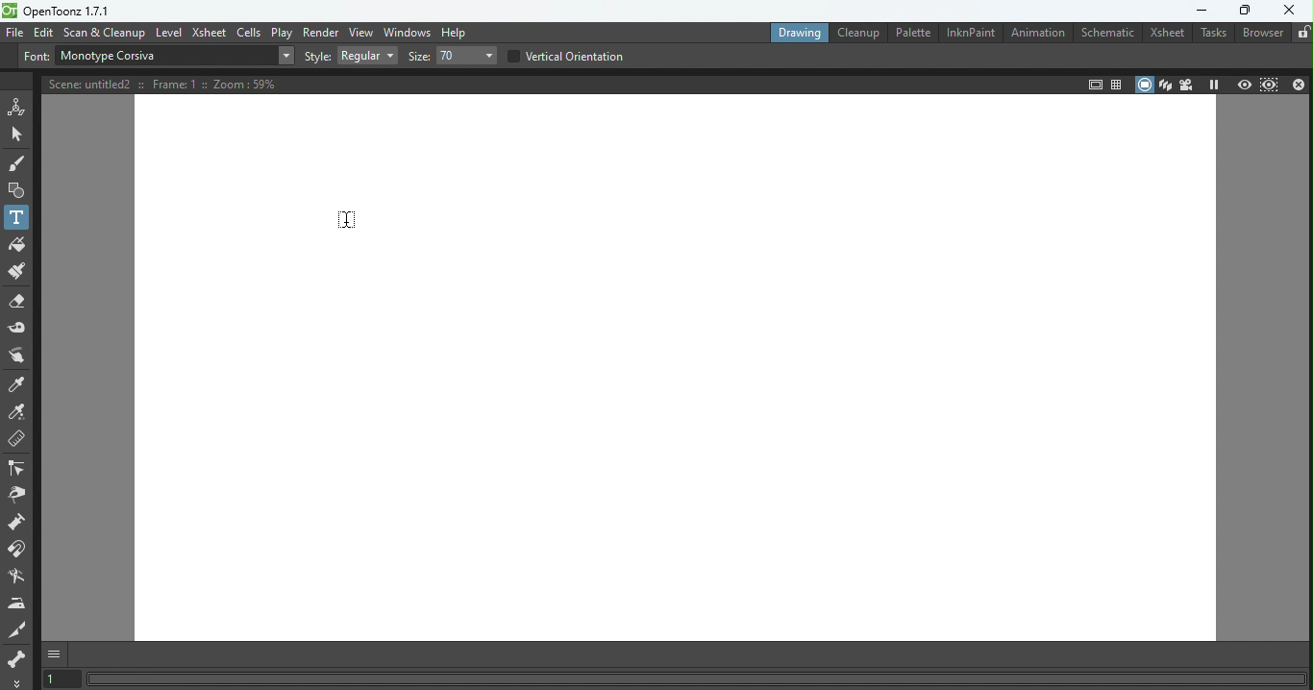 The height and width of the screenshot is (690, 1313). What do you see at coordinates (19, 327) in the screenshot?
I see `Tape tool` at bounding box center [19, 327].